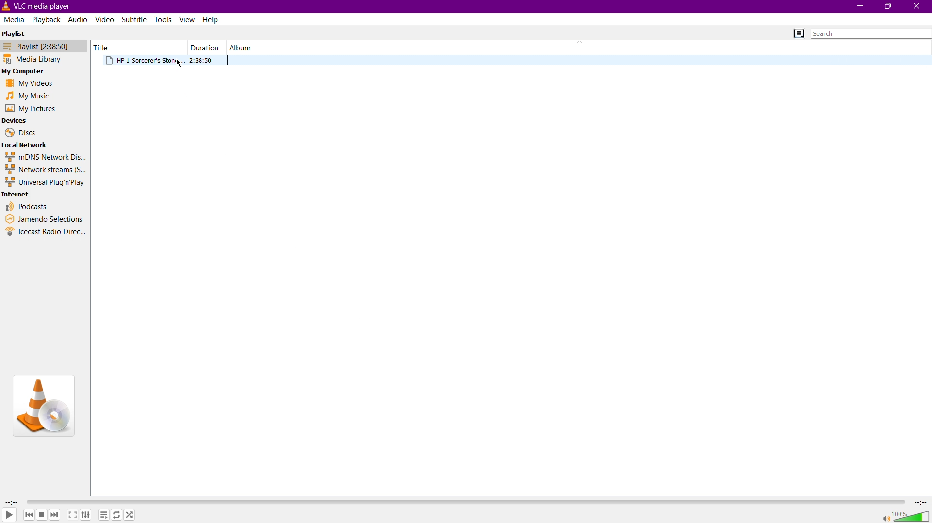 The height and width of the screenshot is (523, 932). Describe the element at coordinates (40, 6) in the screenshot. I see `VLC media player` at that location.